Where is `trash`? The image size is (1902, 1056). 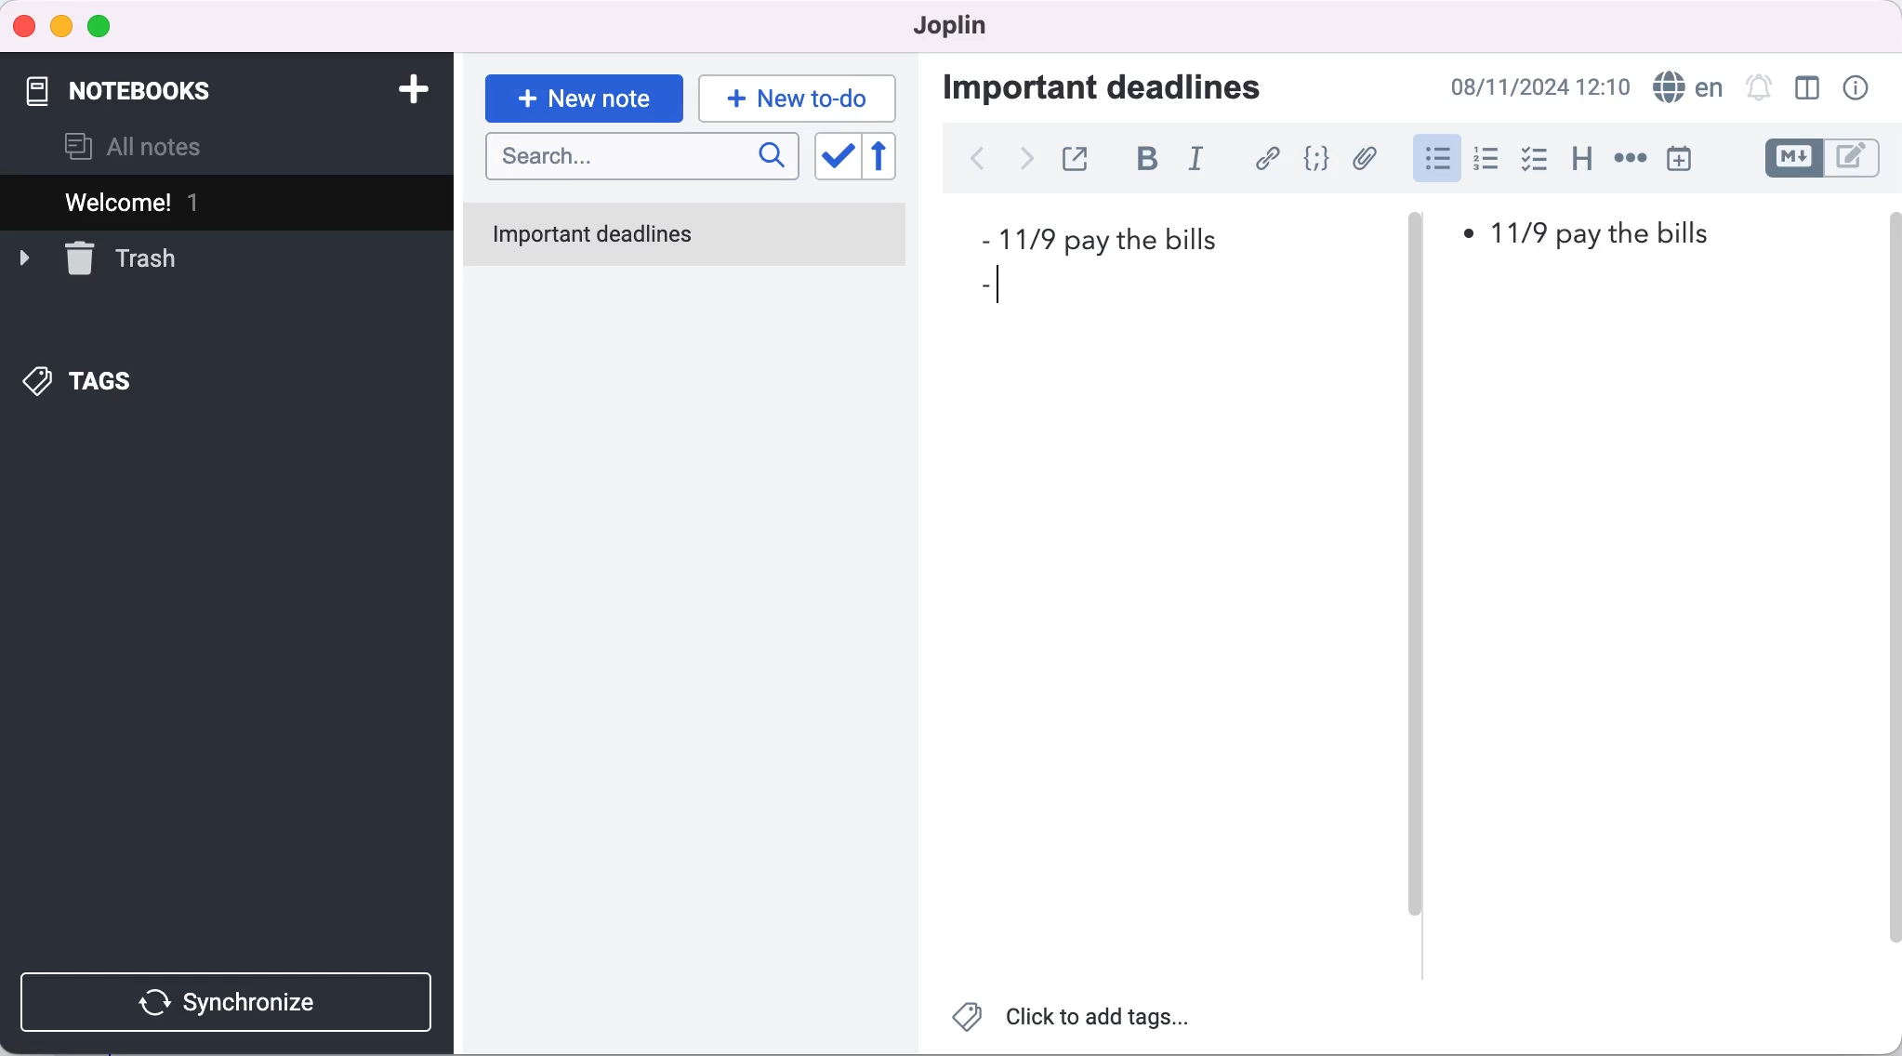
trash is located at coordinates (123, 258).